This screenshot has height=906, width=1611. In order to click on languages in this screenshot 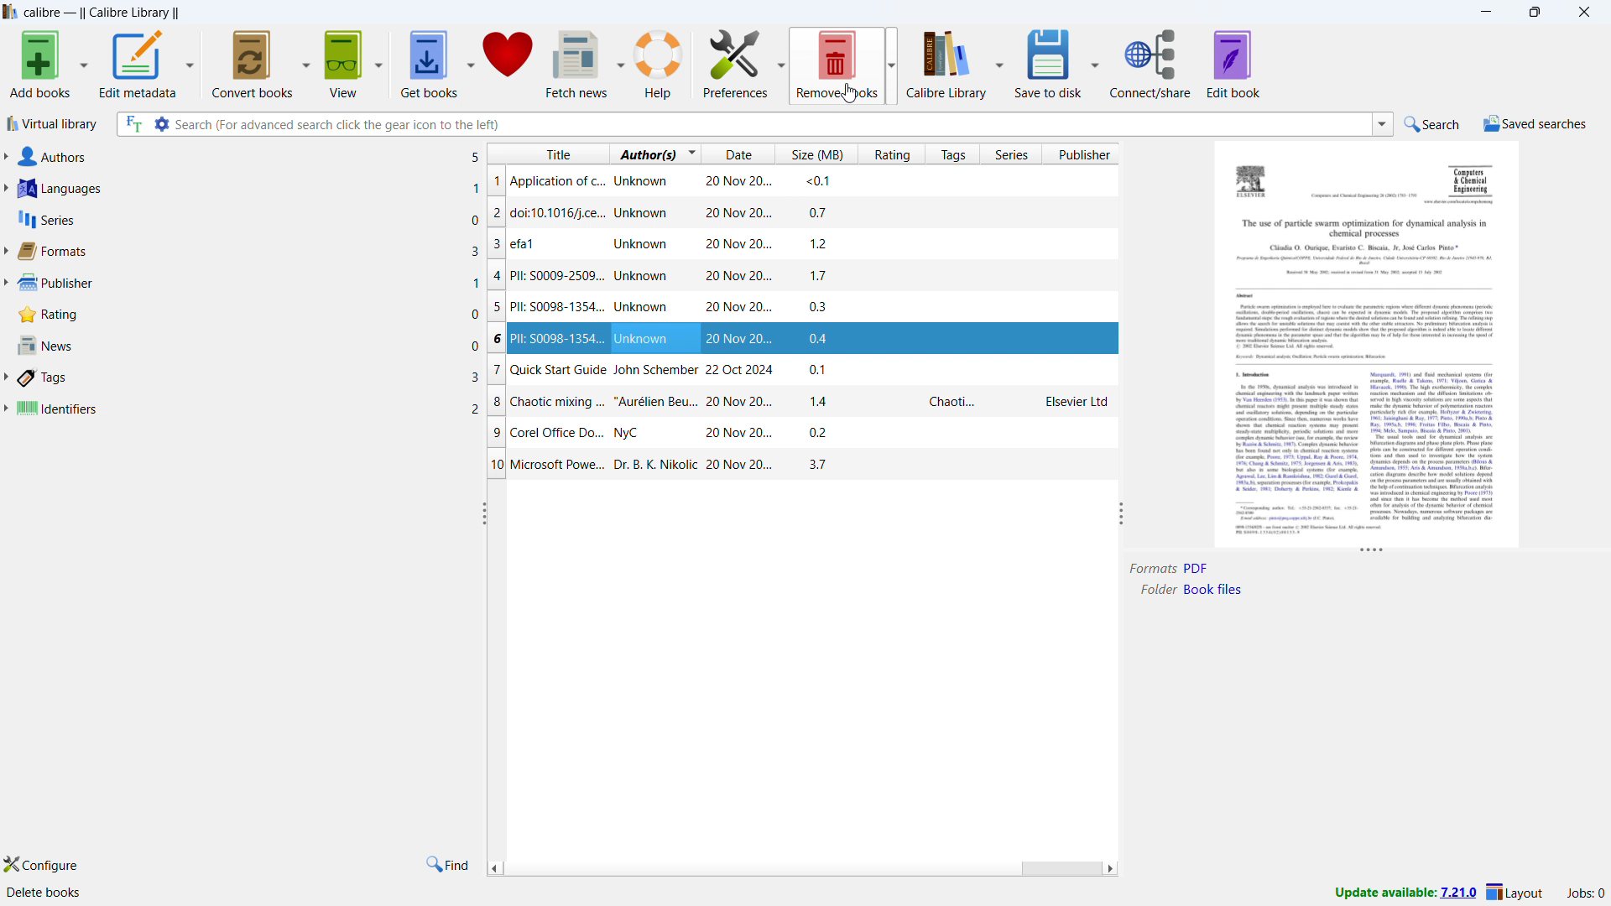, I will do `click(242, 188)`.